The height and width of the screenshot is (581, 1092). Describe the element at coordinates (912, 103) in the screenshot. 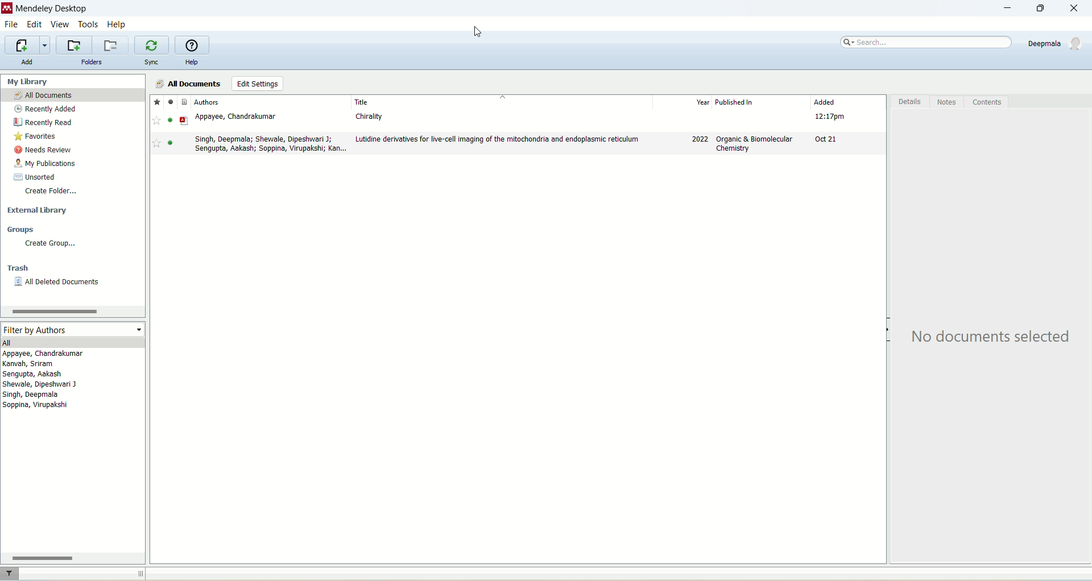

I see `details` at that location.